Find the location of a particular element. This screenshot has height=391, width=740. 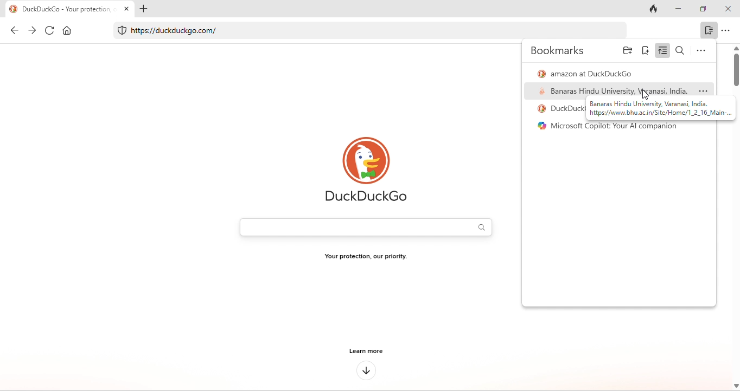

minimize is located at coordinates (678, 9).